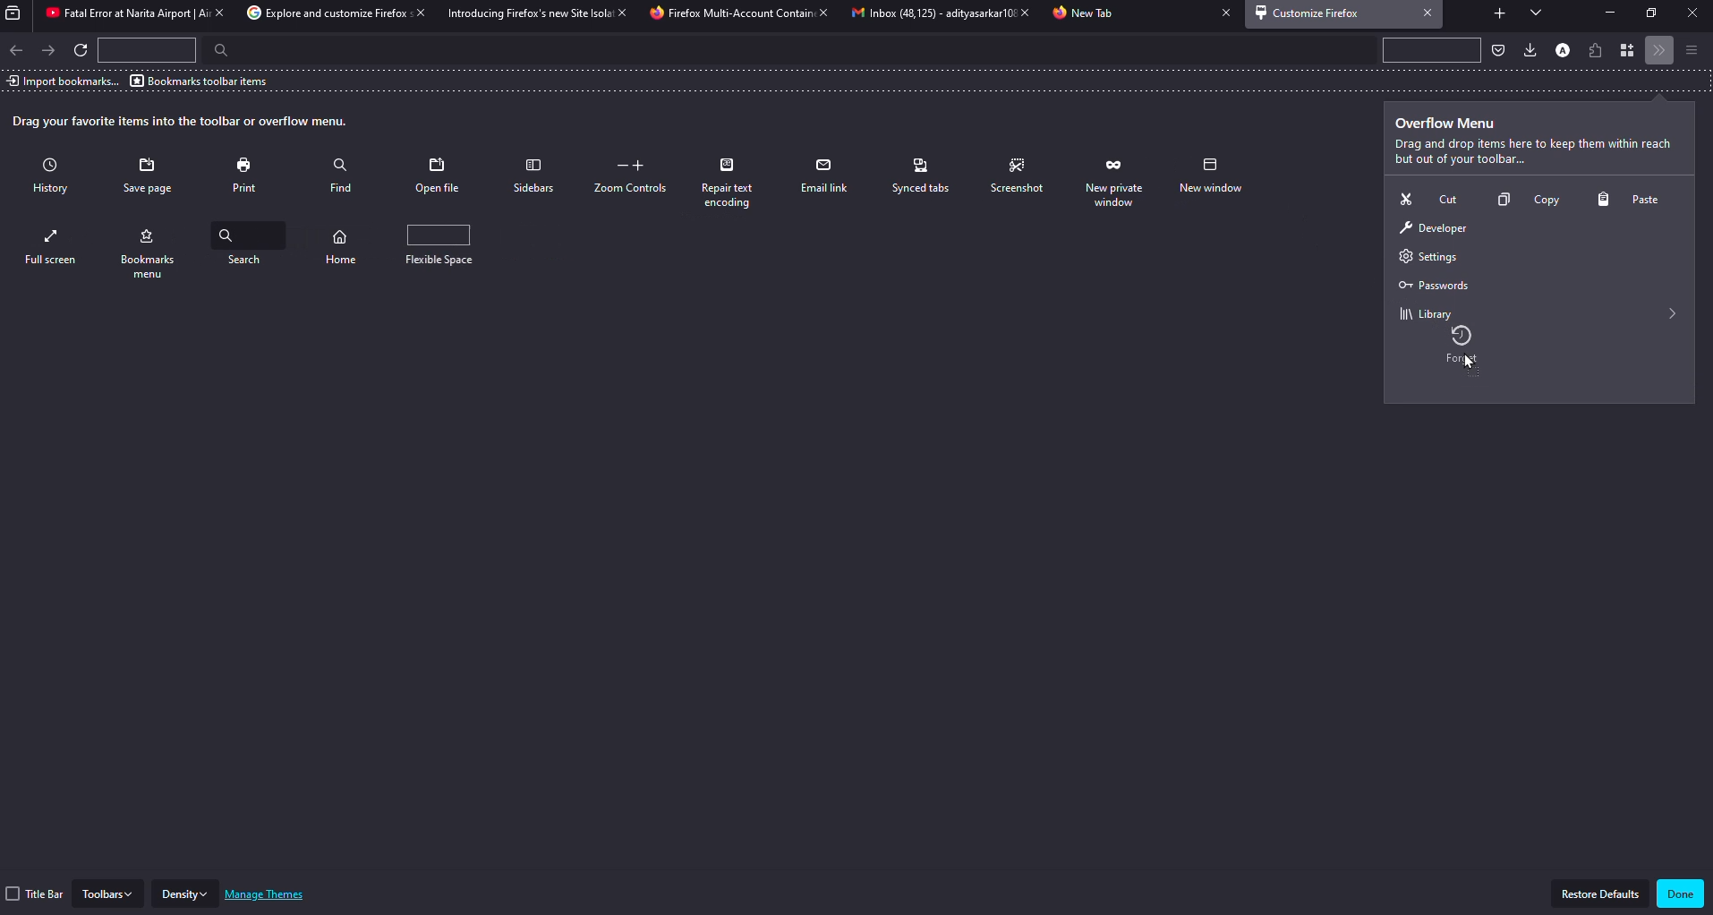  I want to click on private window, so click(1209, 176).